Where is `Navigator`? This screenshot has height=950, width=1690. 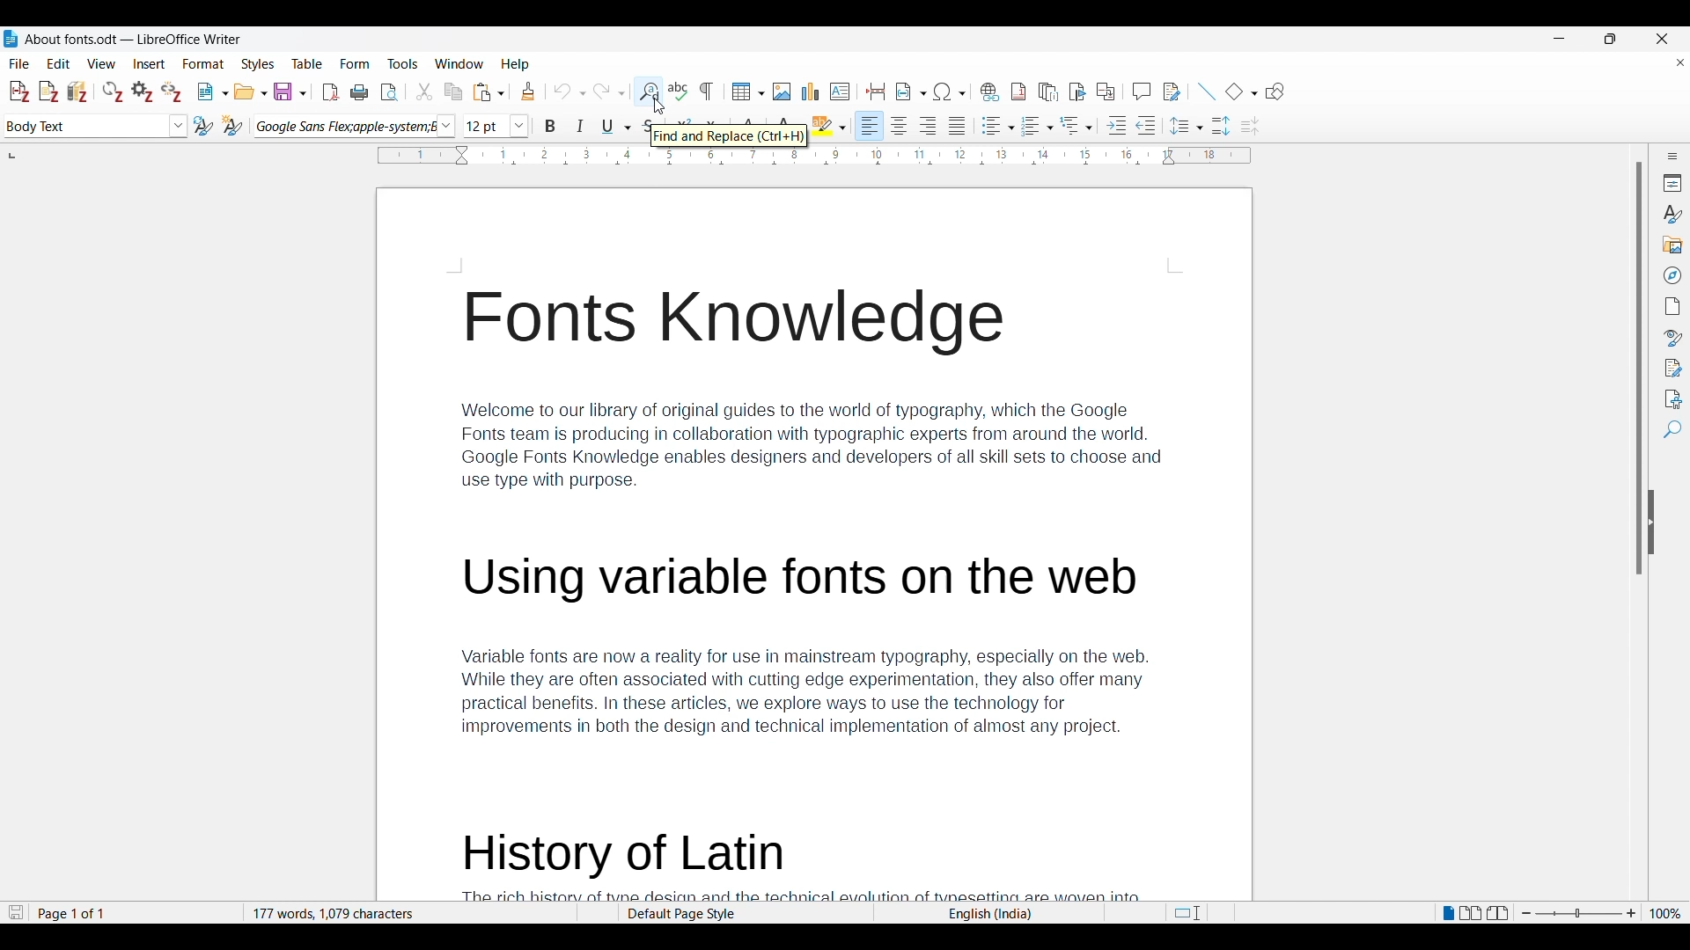 Navigator is located at coordinates (1672, 275).